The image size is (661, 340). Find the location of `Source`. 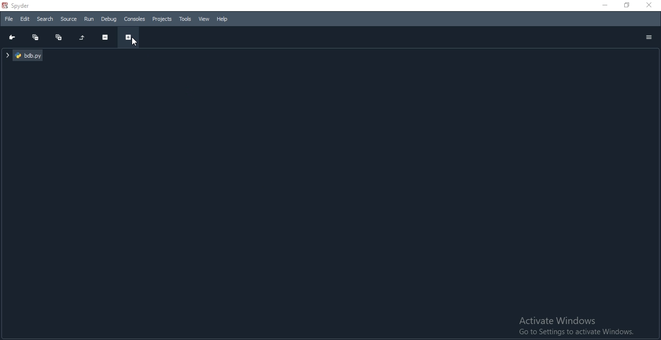

Source is located at coordinates (69, 19).